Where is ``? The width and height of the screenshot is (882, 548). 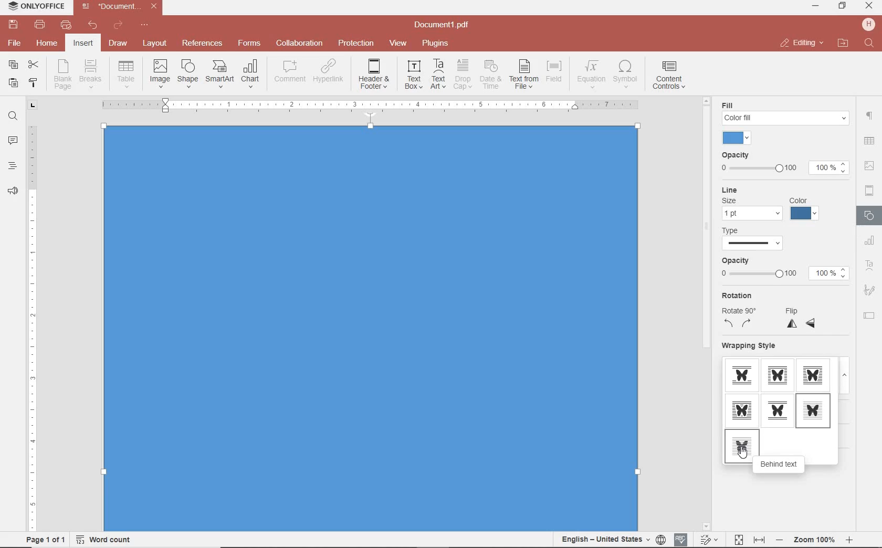
 is located at coordinates (371, 327).